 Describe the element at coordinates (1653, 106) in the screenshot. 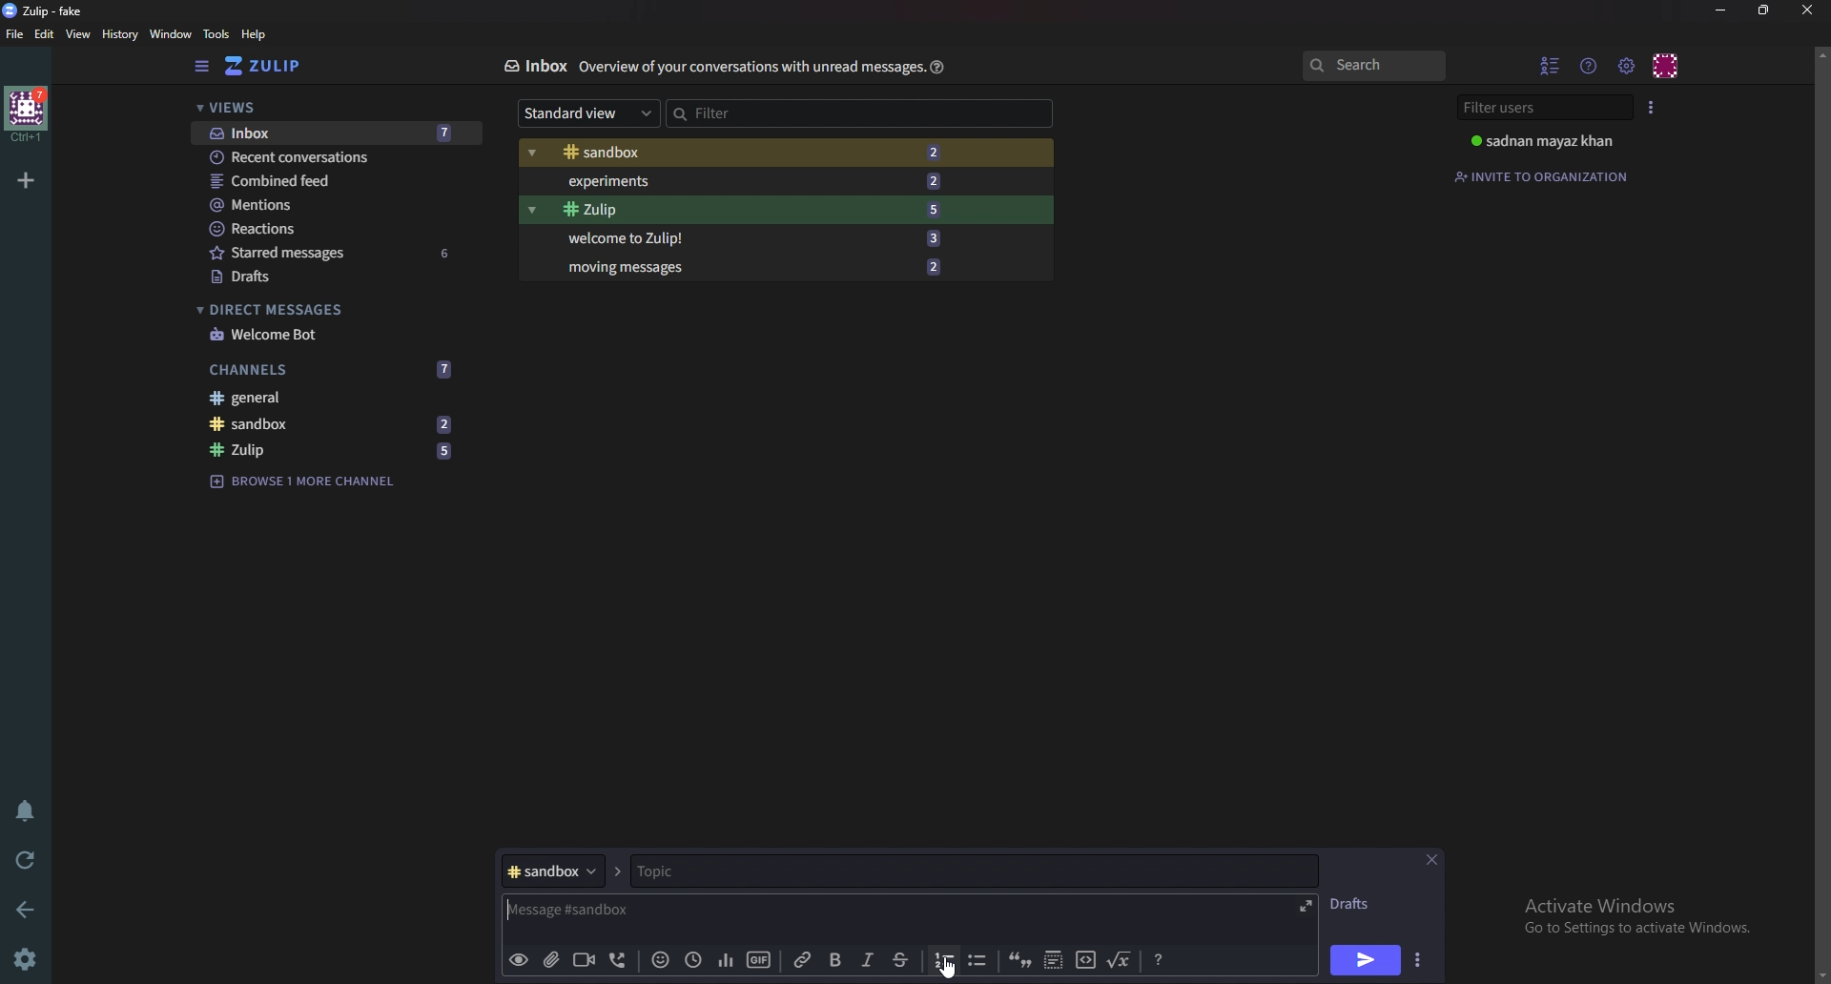

I see `User list style` at that location.